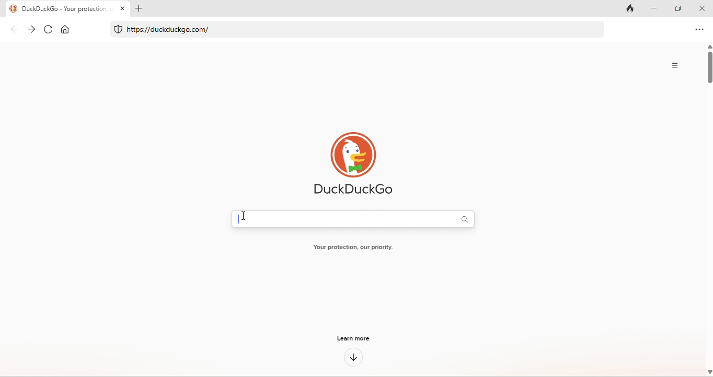  What do you see at coordinates (463, 219) in the screenshot?
I see `search` at bounding box center [463, 219].